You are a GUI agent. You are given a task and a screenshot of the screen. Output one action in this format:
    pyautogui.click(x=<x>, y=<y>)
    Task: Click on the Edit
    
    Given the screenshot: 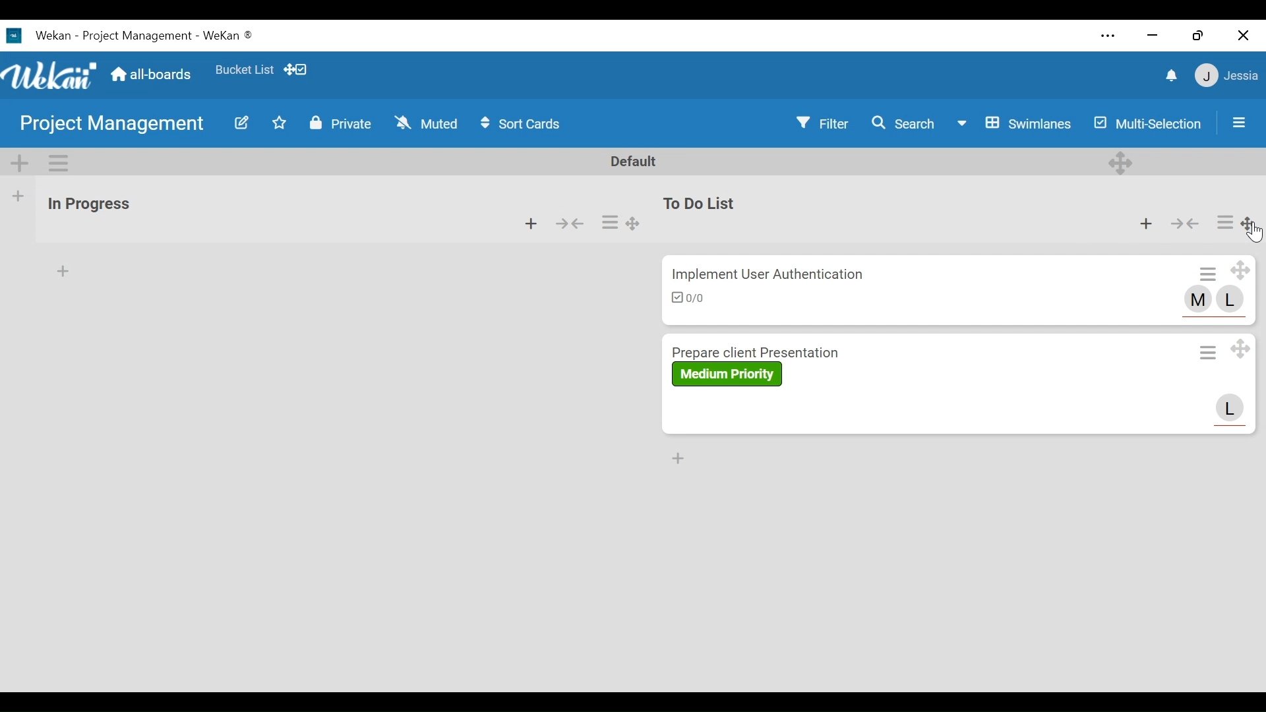 What is the action you would take?
    pyautogui.click(x=243, y=122)
    